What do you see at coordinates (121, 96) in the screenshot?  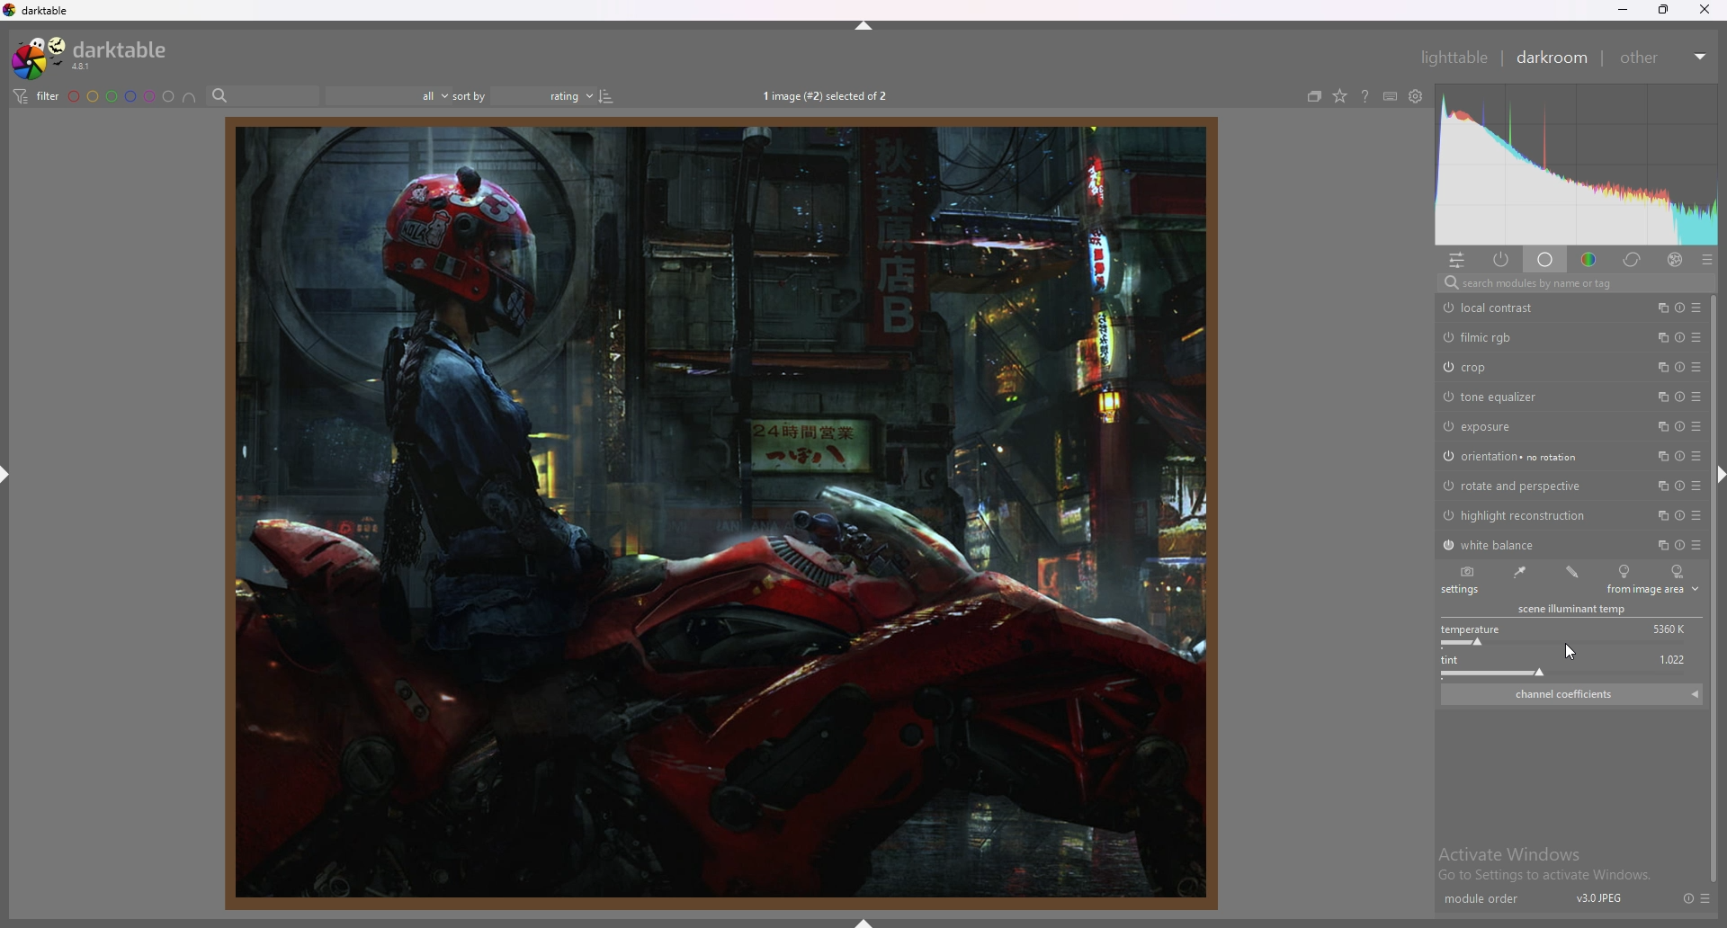 I see `color labels` at bounding box center [121, 96].